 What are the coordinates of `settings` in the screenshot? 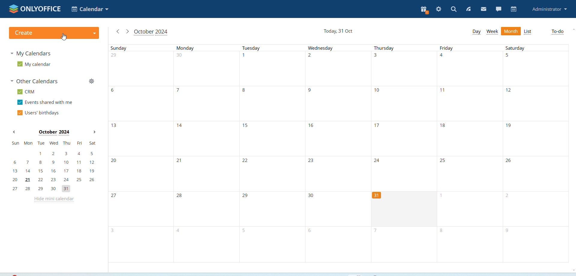 It's located at (439, 9).